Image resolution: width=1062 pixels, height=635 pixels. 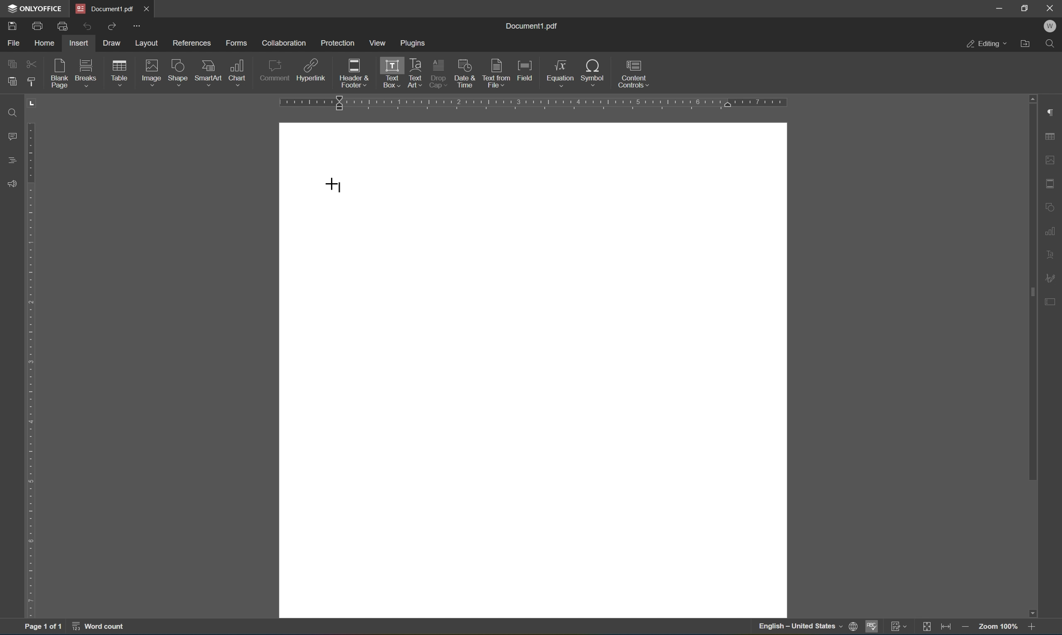 What do you see at coordinates (801, 627) in the screenshot?
I see `english - united states` at bounding box center [801, 627].